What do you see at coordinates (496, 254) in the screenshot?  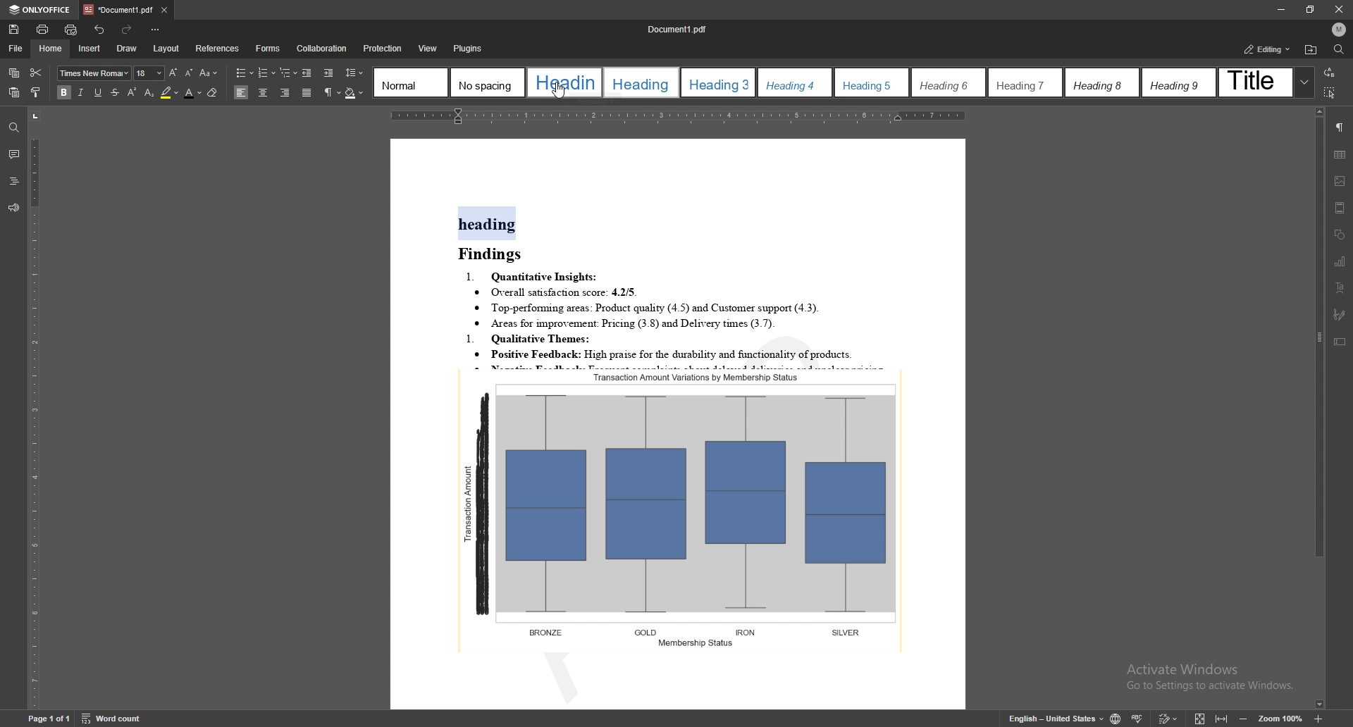 I see `Findings` at bounding box center [496, 254].